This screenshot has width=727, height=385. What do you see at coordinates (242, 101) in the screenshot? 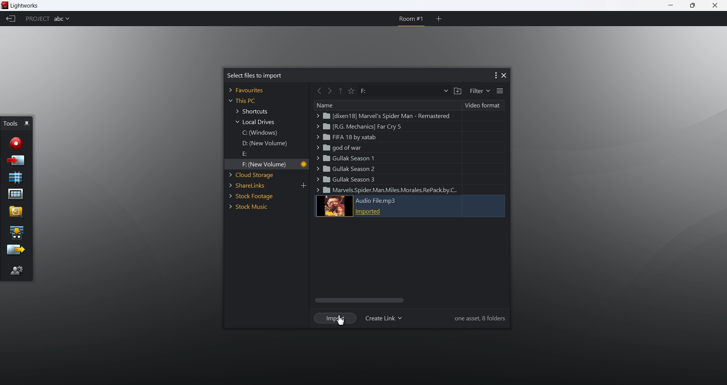
I see `this PC` at bounding box center [242, 101].